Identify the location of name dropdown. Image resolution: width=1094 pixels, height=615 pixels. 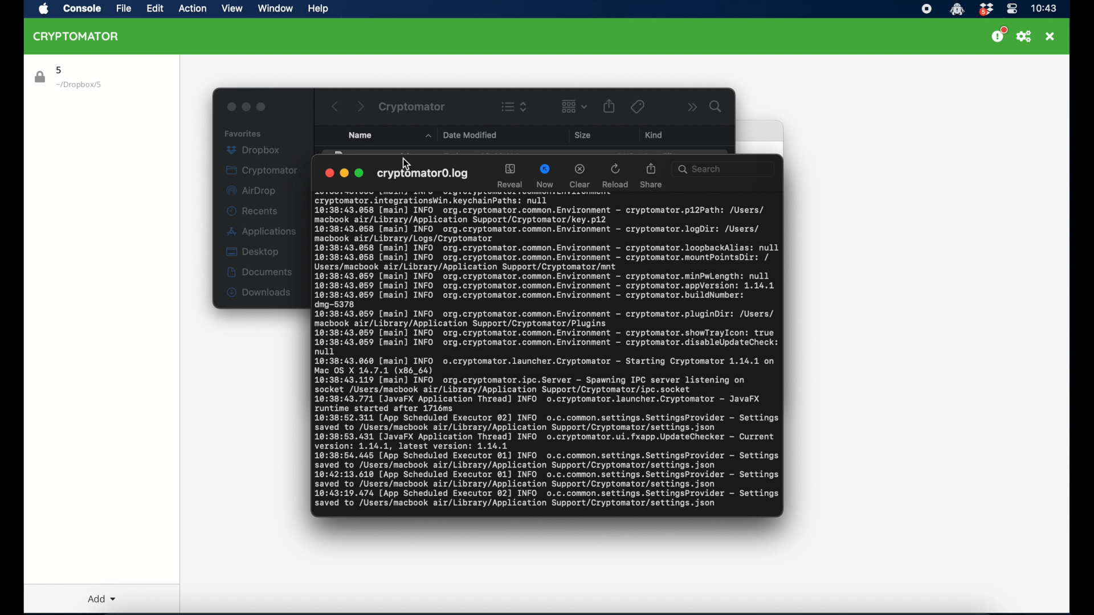
(428, 136).